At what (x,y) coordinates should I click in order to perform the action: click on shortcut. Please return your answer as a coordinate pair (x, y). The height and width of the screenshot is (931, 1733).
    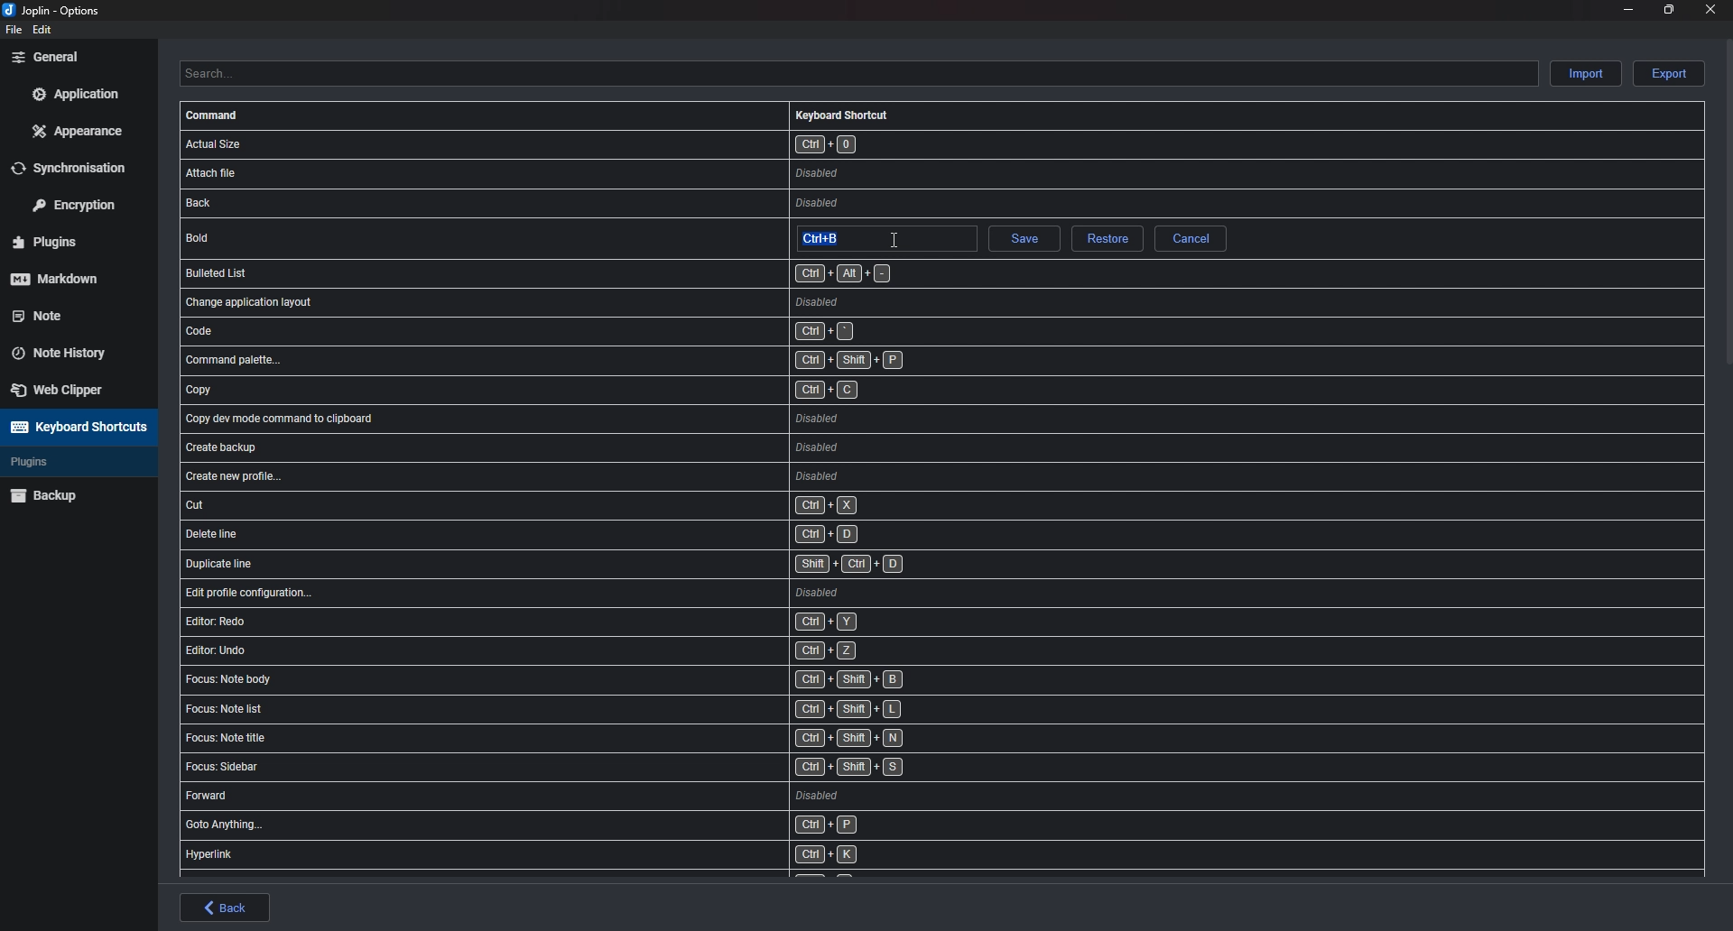
    Looking at the image, I should click on (614, 361).